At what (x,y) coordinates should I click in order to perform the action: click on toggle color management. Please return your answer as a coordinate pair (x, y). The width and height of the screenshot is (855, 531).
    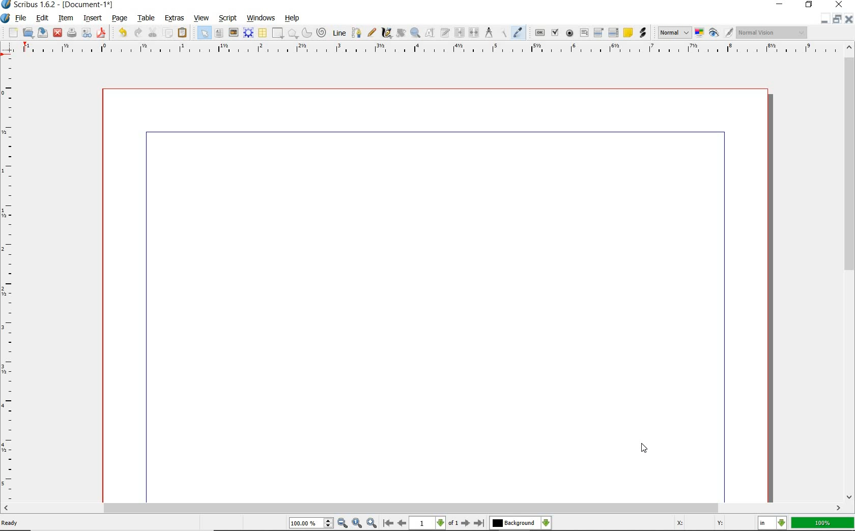
    Looking at the image, I should click on (699, 34).